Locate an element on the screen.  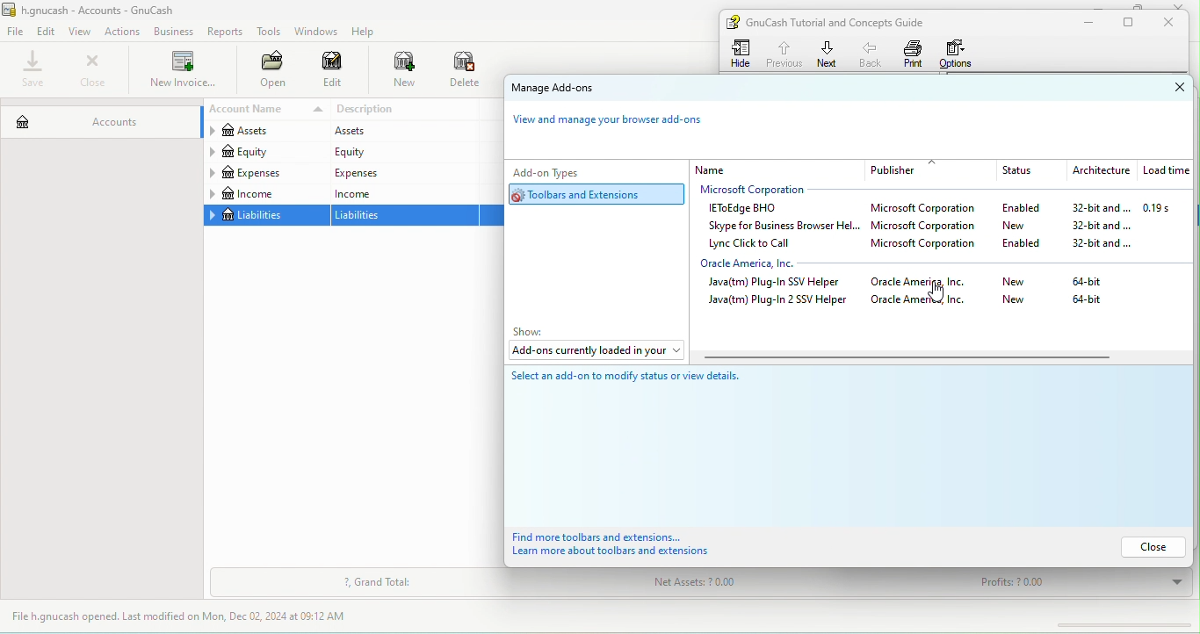
manage add ons  is located at coordinates (572, 90).